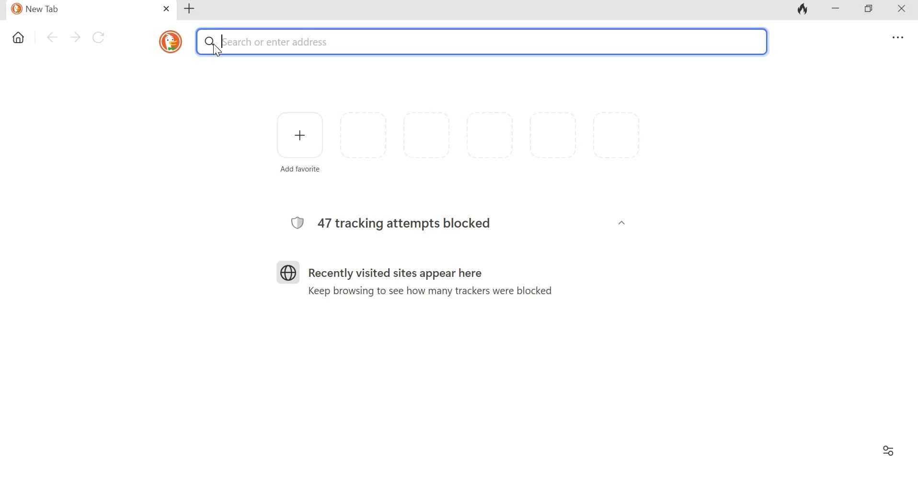 The width and height of the screenshot is (918, 480). I want to click on Keep browsing to see how many trackers were blocked, so click(433, 293).